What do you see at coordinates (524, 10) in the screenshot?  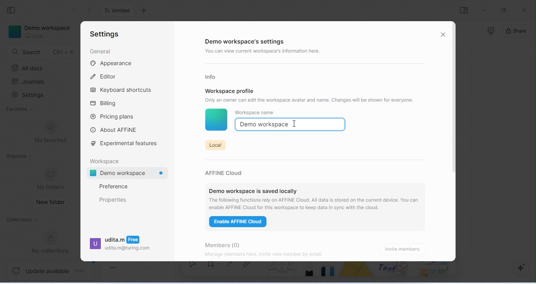 I see `close` at bounding box center [524, 10].